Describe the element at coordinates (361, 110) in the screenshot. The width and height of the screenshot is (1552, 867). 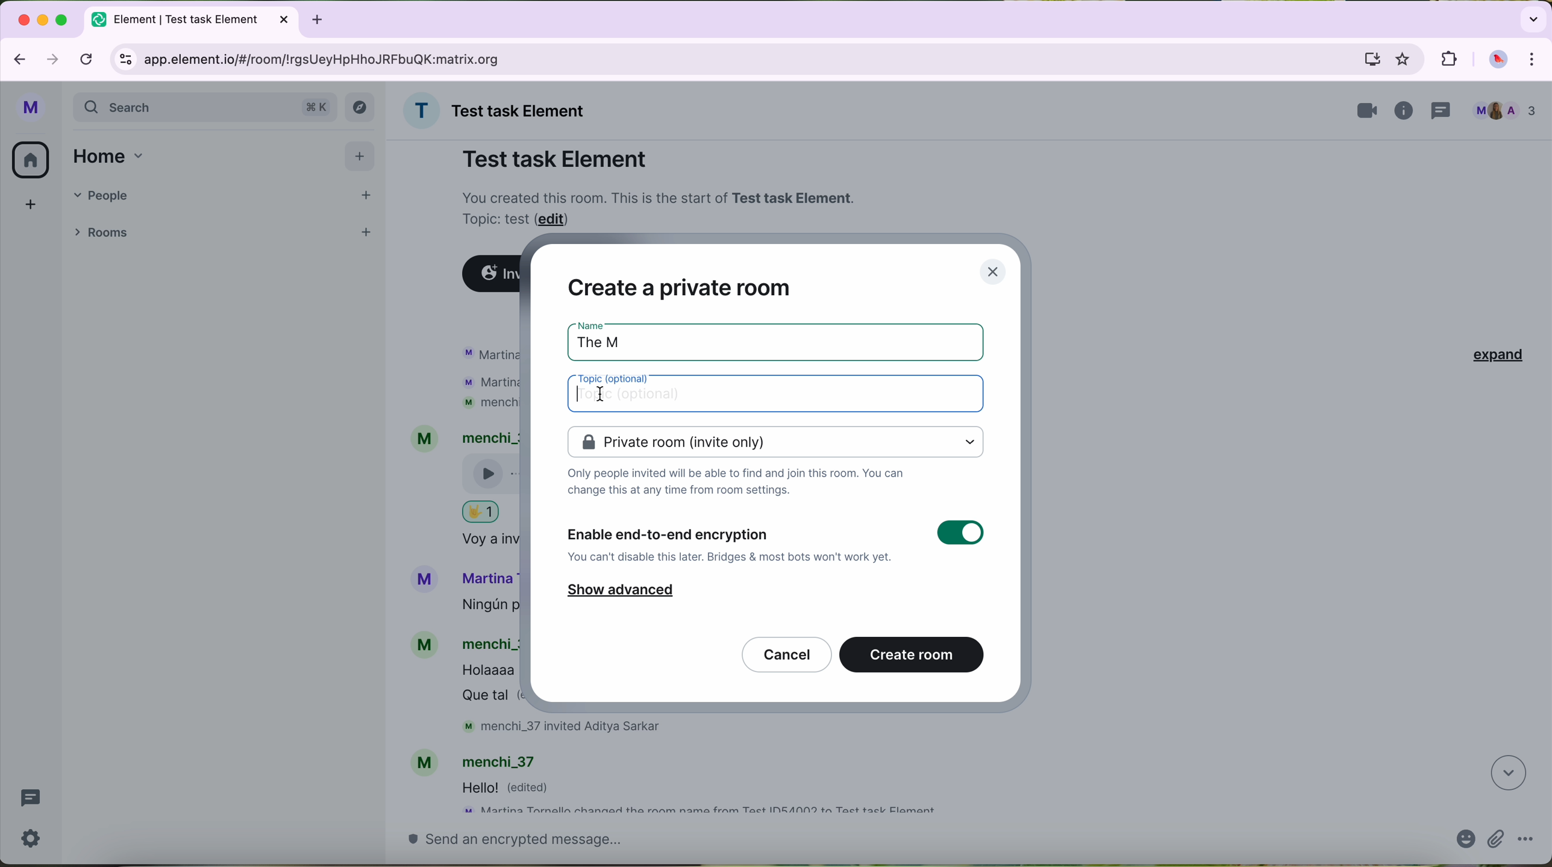
I see `explore button` at that location.